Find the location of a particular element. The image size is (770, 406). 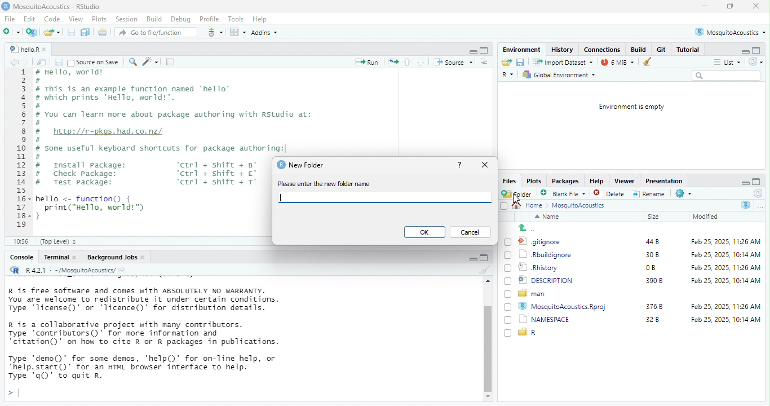

blank file is located at coordinates (563, 193).